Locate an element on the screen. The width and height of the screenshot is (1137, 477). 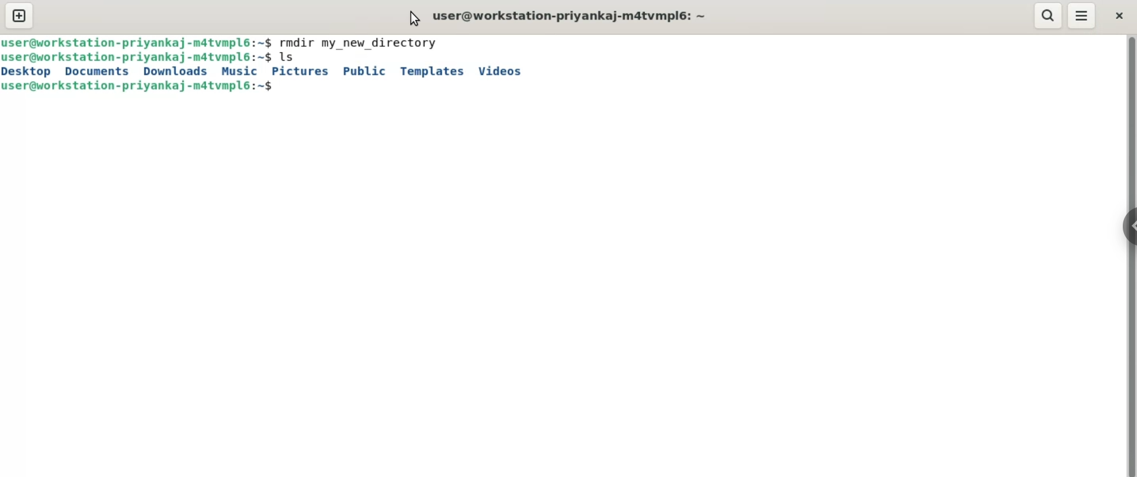
documents is located at coordinates (98, 71).